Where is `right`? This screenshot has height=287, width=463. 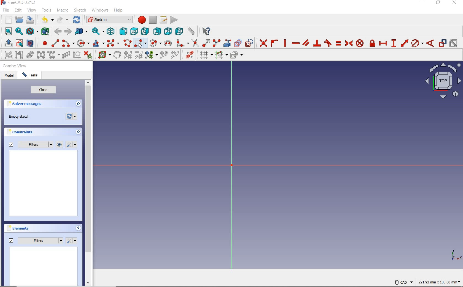 right is located at coordinates (145, 31).